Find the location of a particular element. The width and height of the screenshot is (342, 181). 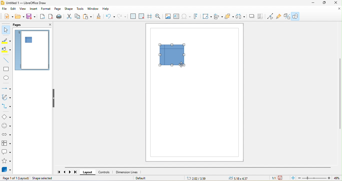

connectors is located at coordinates (7, 107).